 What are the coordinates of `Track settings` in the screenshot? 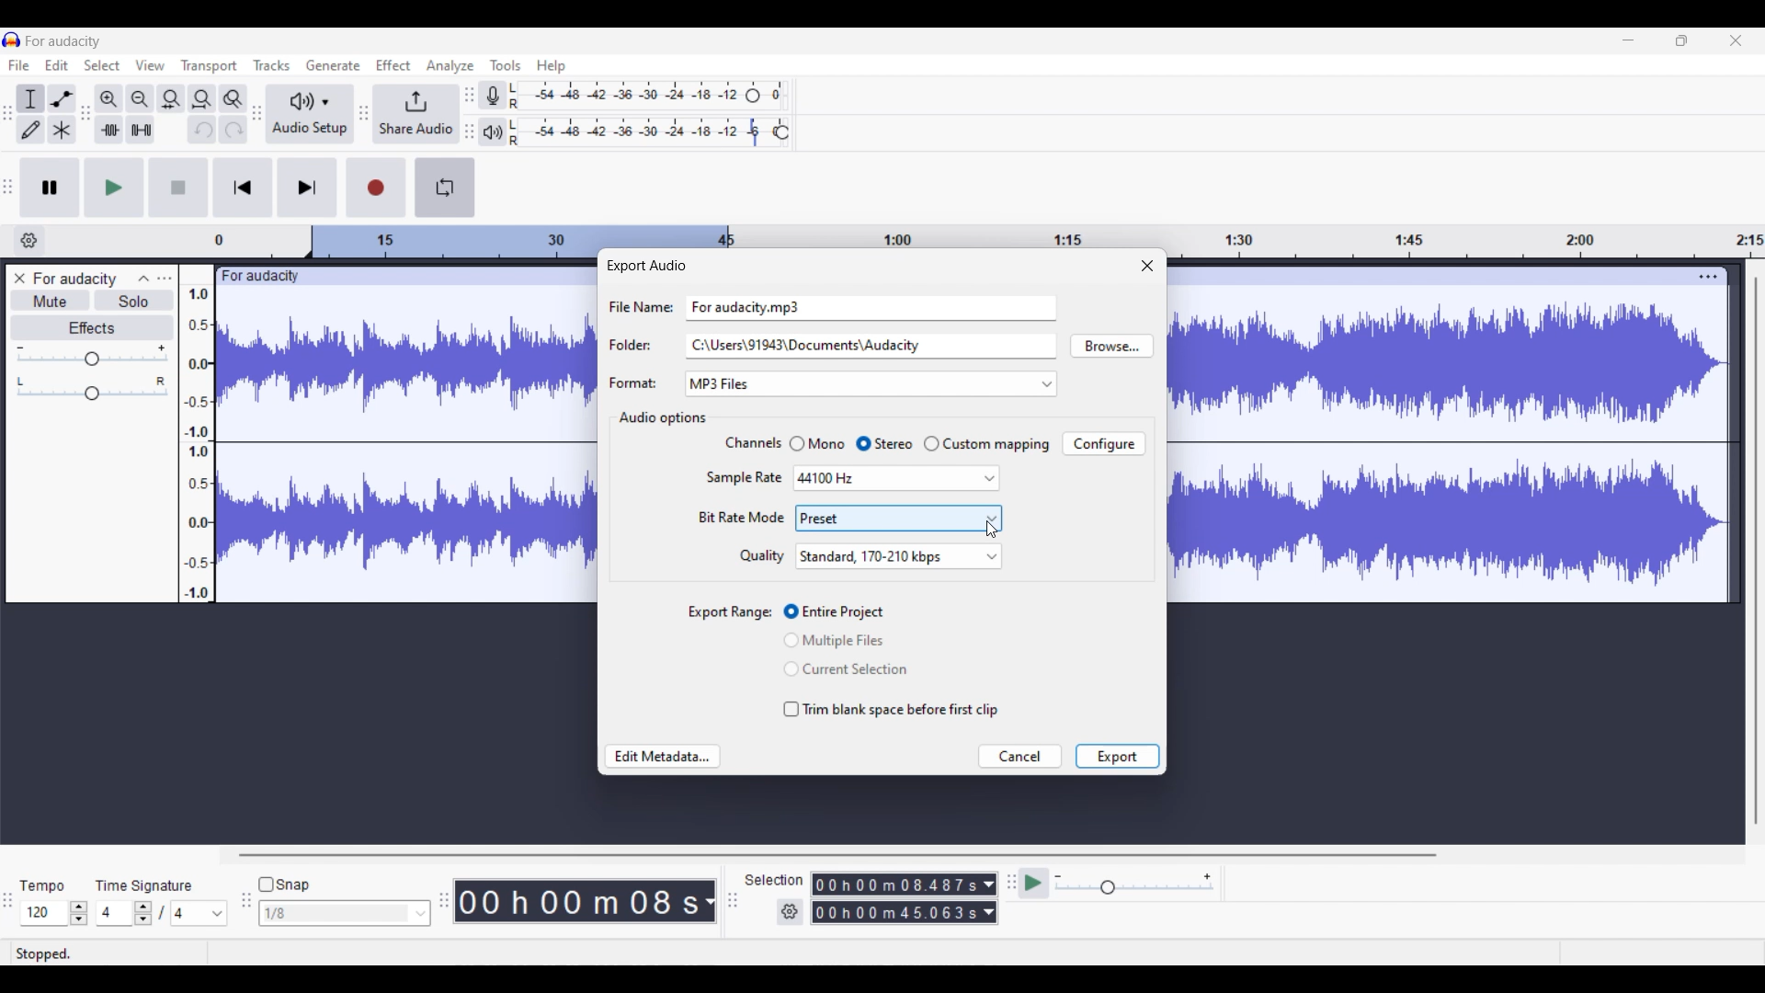 It's located at (1708, 276).